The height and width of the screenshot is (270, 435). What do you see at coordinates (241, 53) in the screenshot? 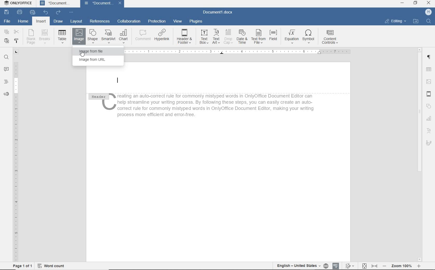
I see `RULER` at bounding box center [241, 53].